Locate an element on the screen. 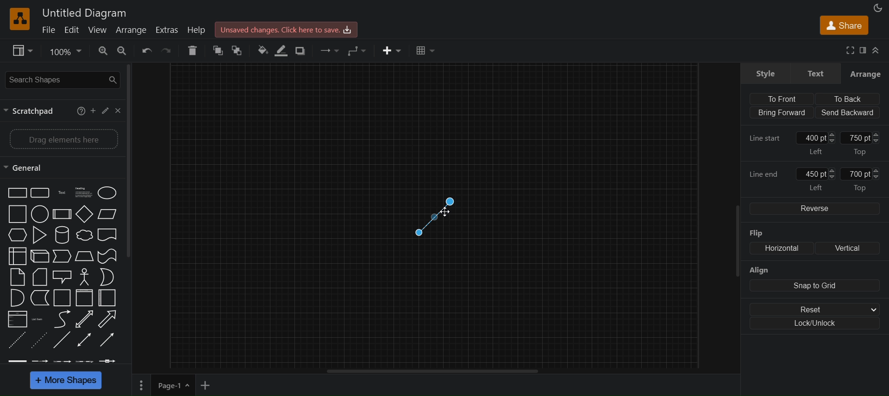  help is located at coordinates (196, 30).